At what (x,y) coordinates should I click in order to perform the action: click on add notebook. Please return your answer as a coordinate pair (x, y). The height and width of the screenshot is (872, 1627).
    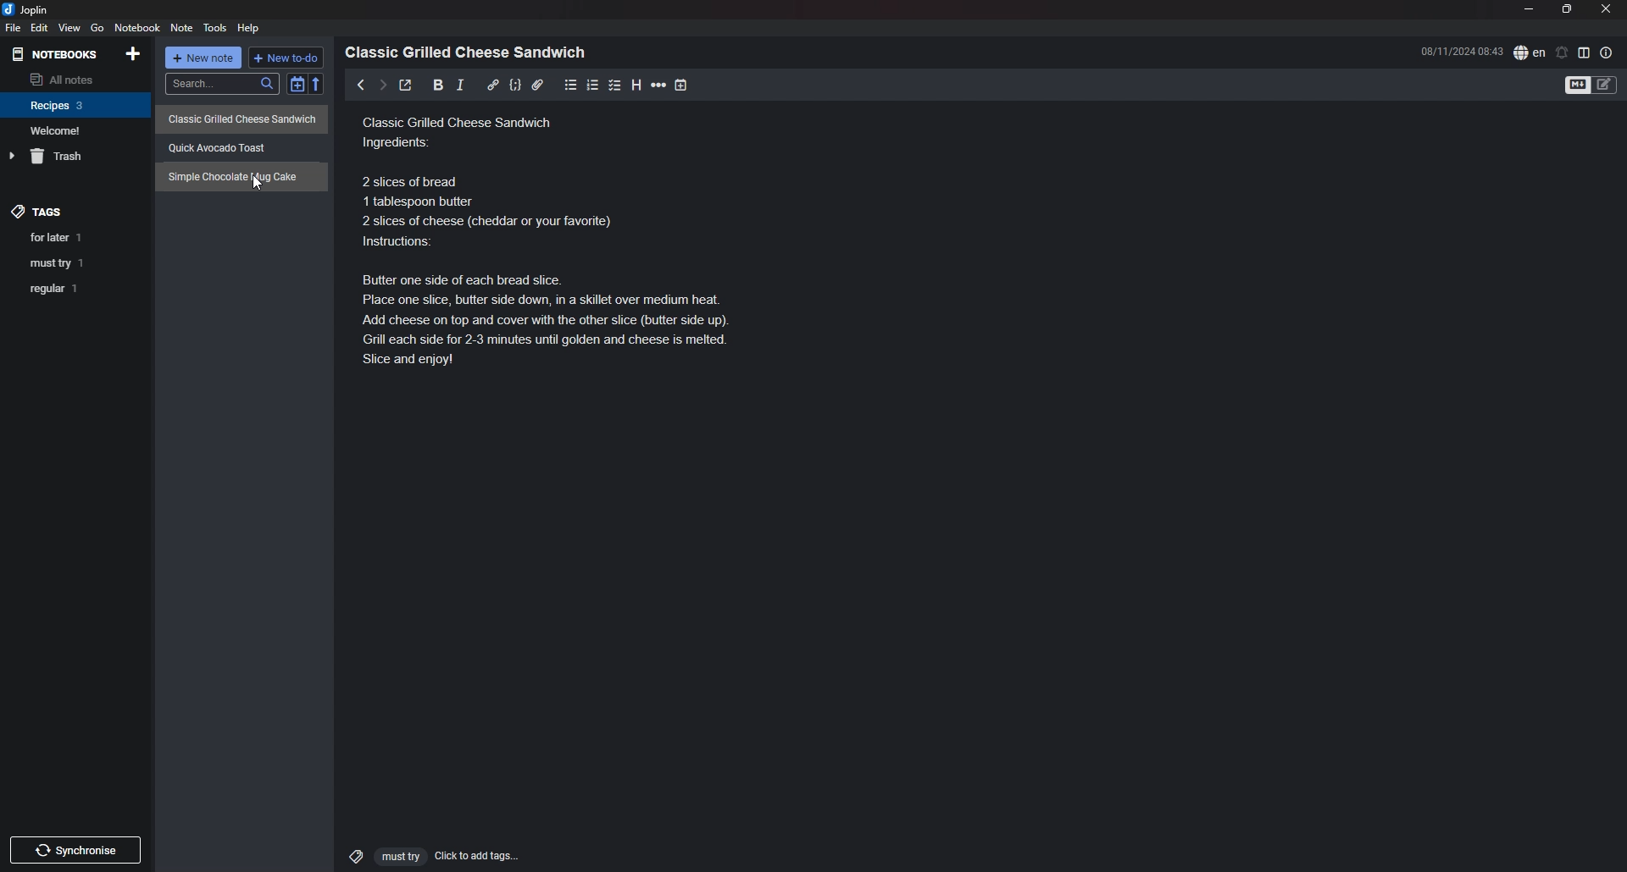
    Looking at the image, I should click on (135, 52).